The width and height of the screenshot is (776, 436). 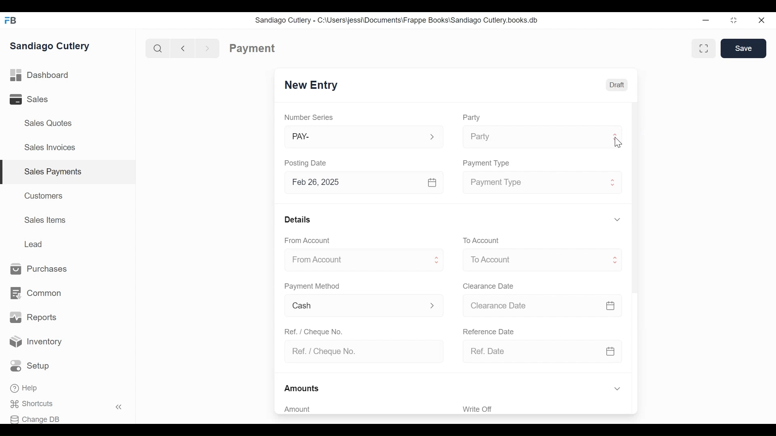 What do you see at coordinates (488, 331) in the screenshot?
I see `Reference Date` at bounding box center [488, 331].